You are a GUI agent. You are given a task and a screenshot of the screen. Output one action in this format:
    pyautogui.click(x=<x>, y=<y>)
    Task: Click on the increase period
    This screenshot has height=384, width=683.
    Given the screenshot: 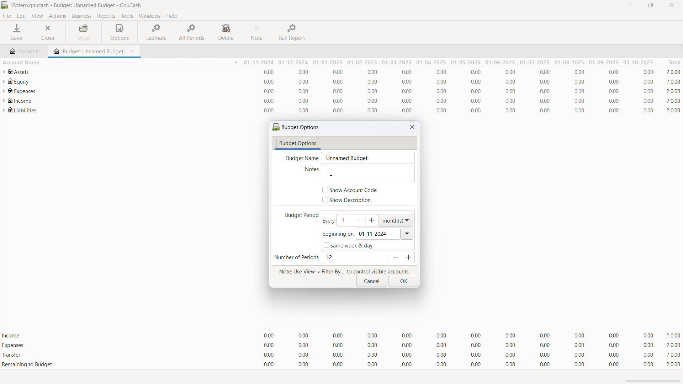 What is the action you would take?
    pyautogui.click(x=408, y=257)
    